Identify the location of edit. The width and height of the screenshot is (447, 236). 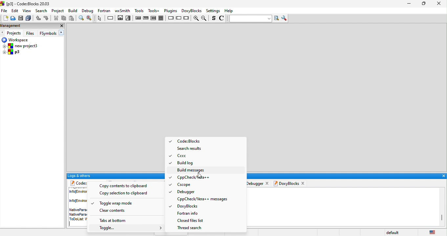
(15, 11).